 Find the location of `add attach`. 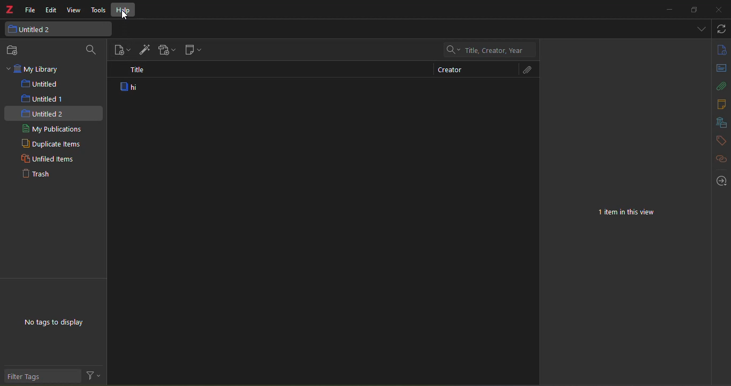

add attach is located at coordinates (167, 50).